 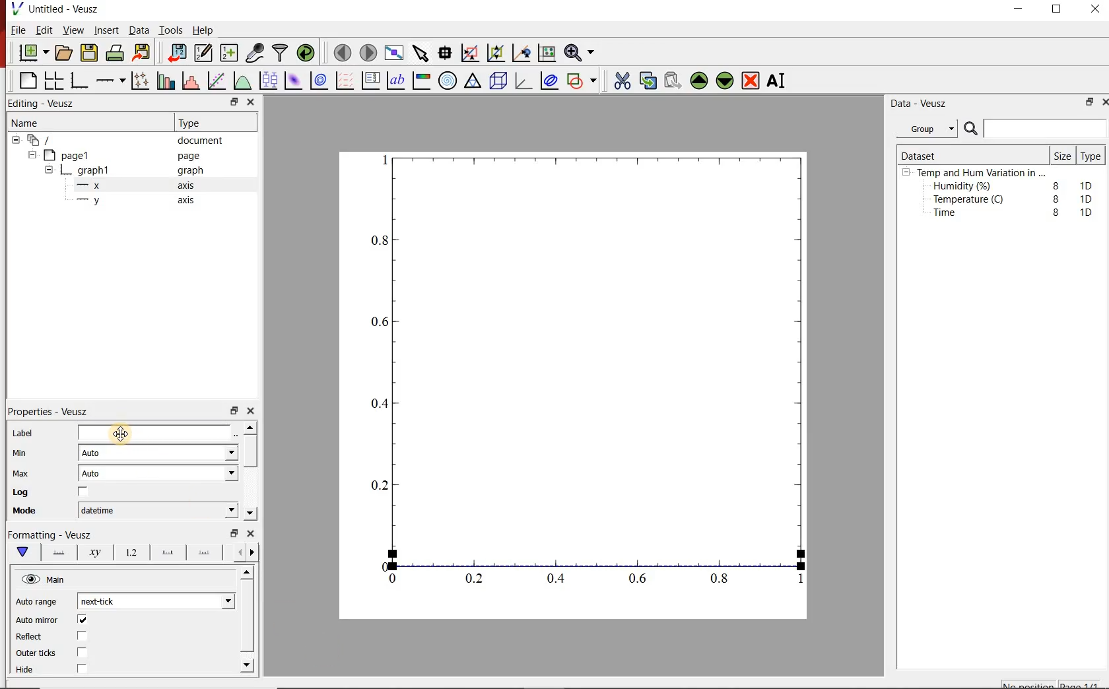 What do you see at coordinates (553, 83) in the screenshot?
I see `plot covariance ellipses` at bounding box center [553, 83].